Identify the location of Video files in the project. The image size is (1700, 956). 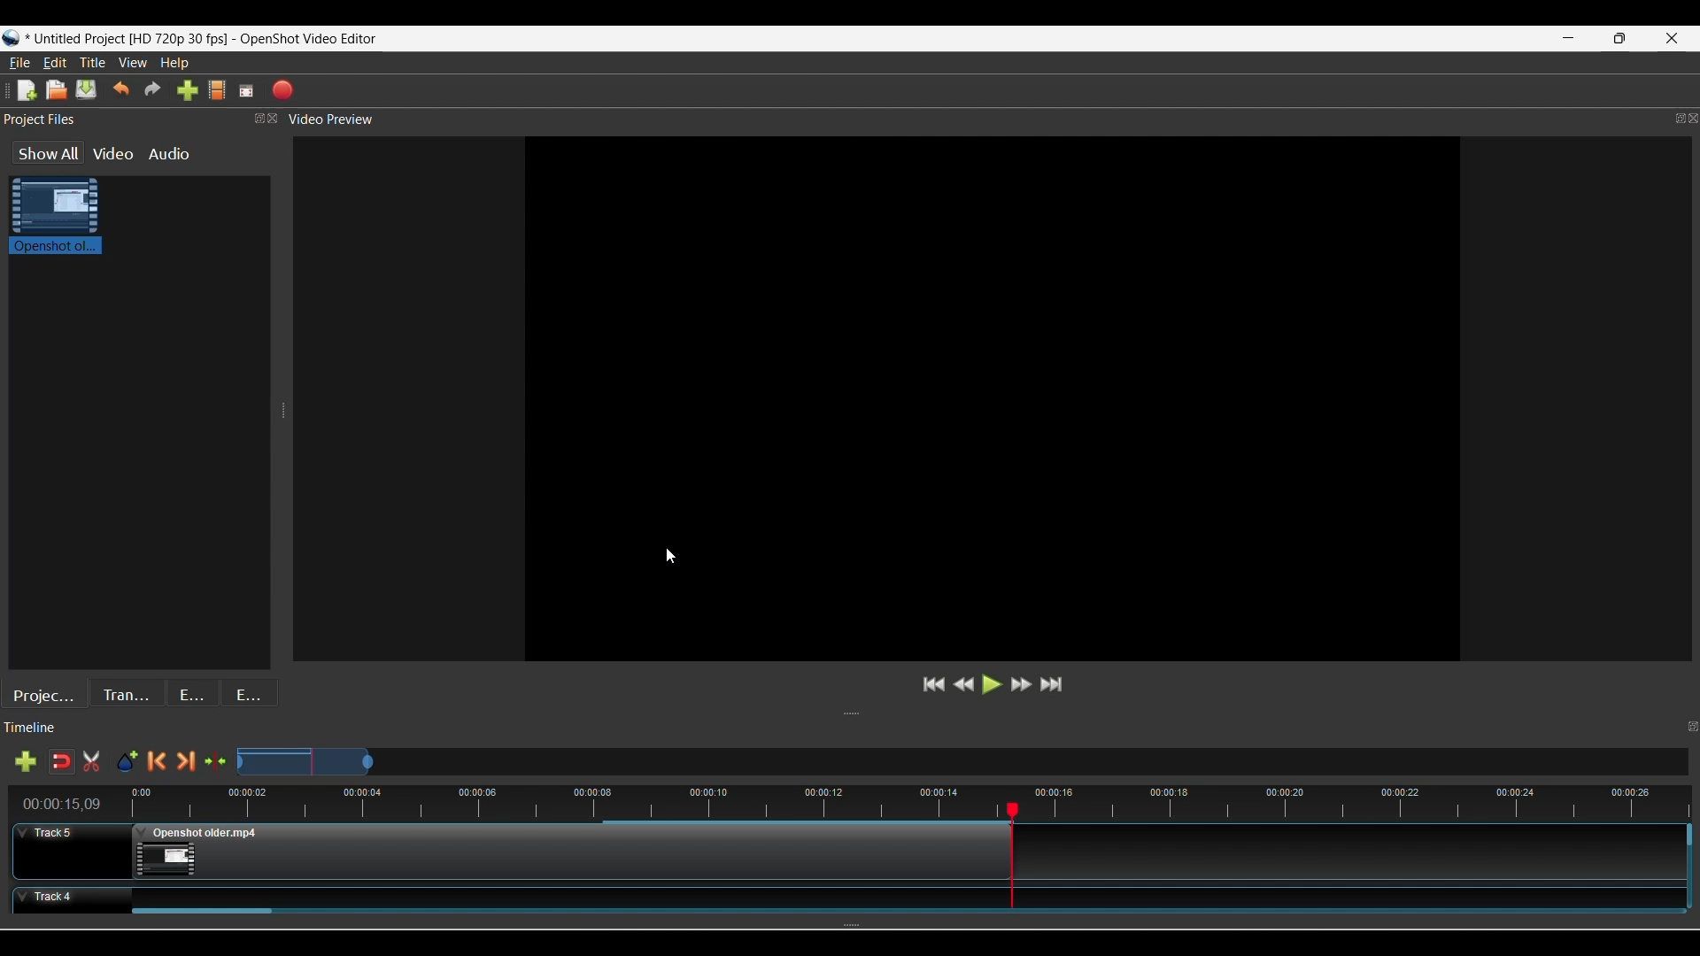
(113, 153).